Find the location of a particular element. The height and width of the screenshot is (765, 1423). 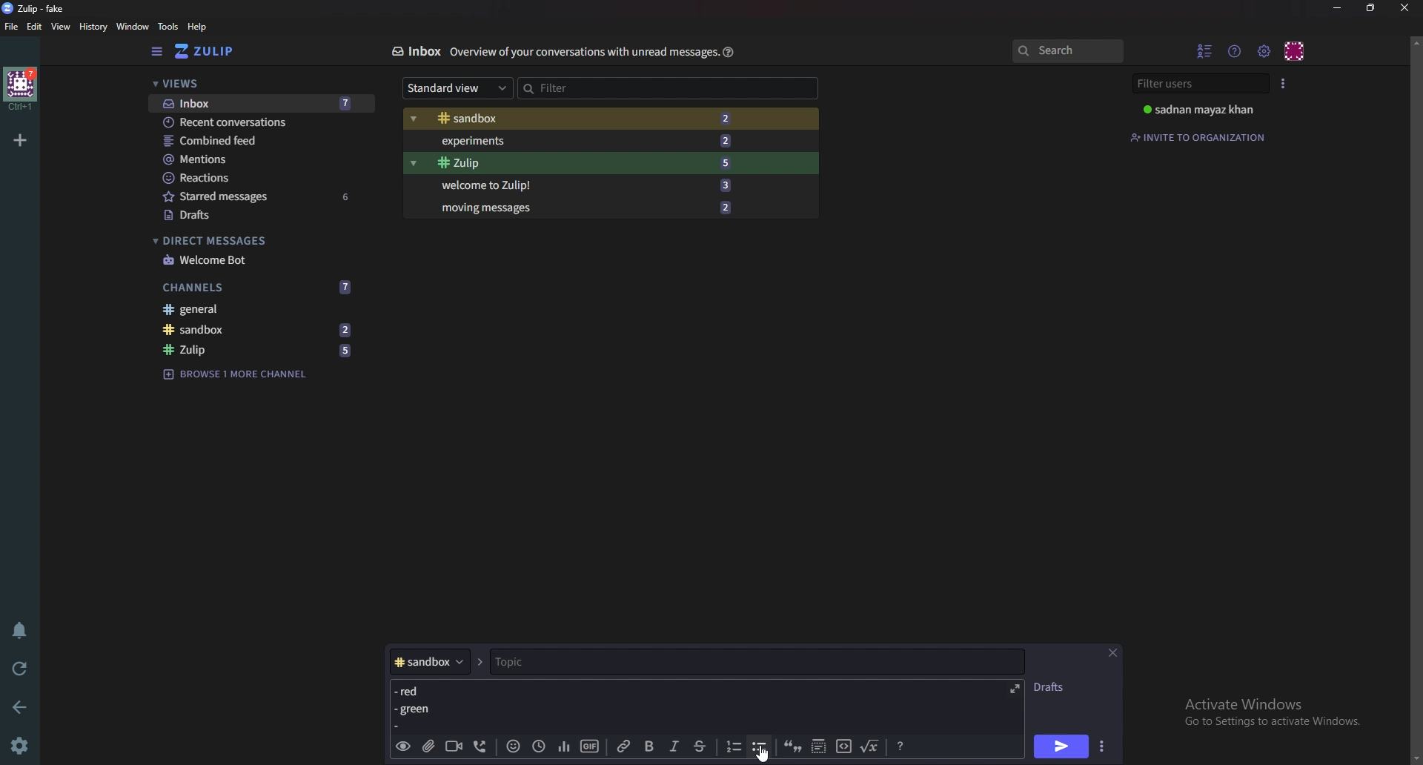

Sandbox is located at coordinates (578, 119).